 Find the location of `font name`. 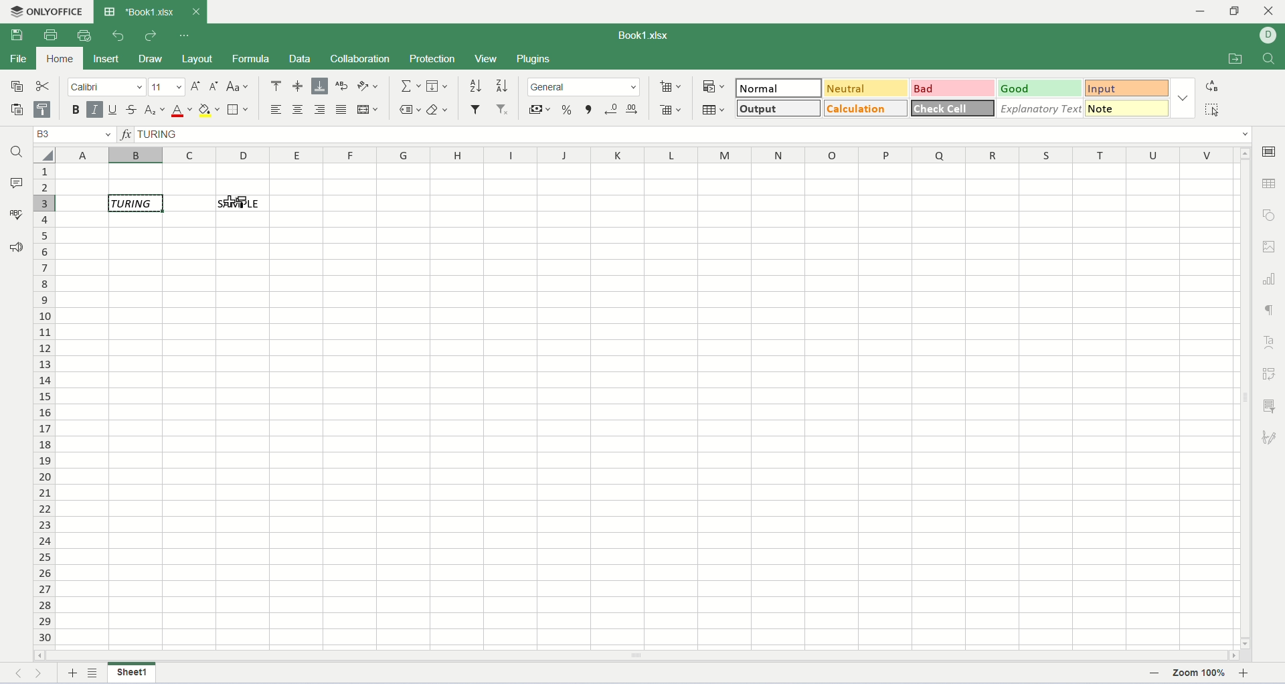

font name is located at coordinates (107, 86).